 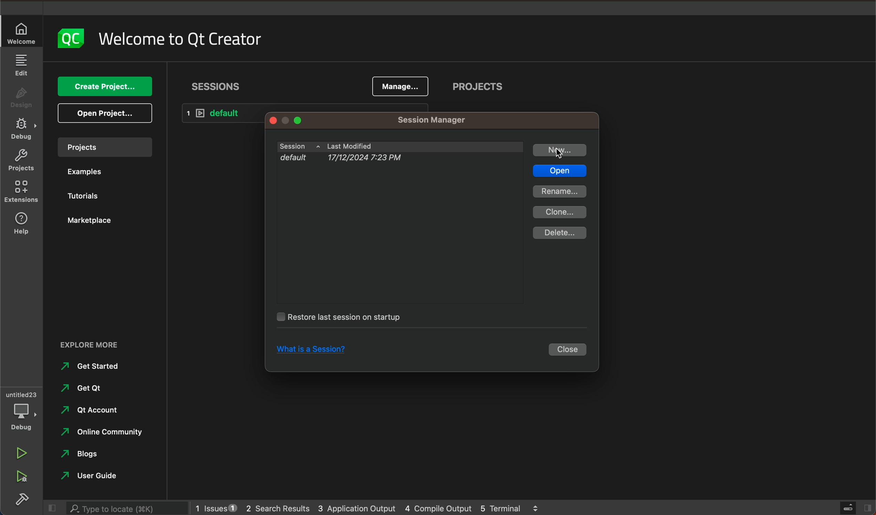 What do you see at coordinates (106, 87) in the screenshot?
I see `create project` at bounding box center [106, 87].